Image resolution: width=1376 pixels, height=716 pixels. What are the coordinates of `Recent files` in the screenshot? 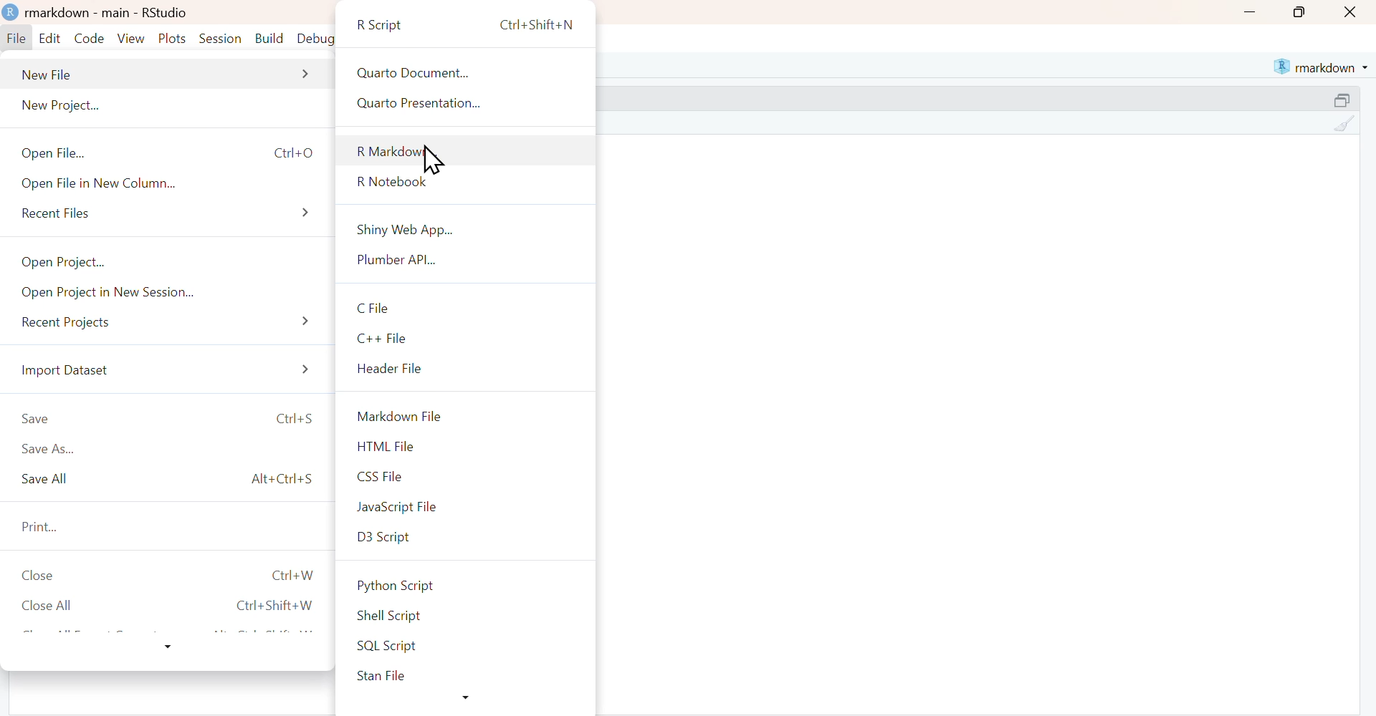 It's located at (176, 215).